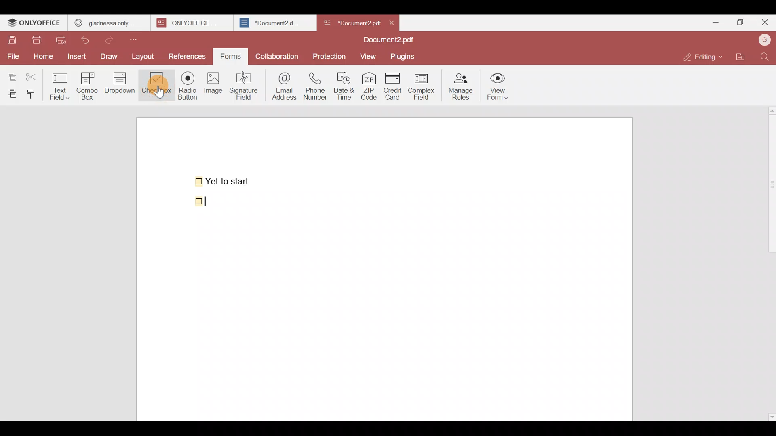 This screenshot has height=436, width=776. What do you see at coordinates (499, 87) in the screenshot?
I see `View form` at bounding box center [499, 87].